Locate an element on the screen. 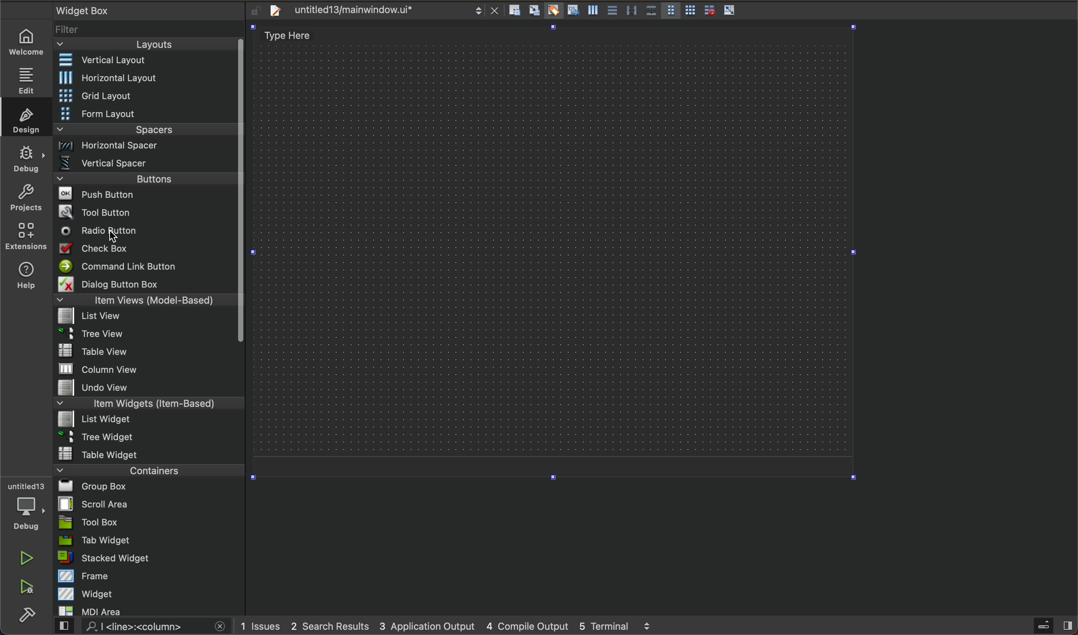 The image size is (1078, 635). logs is located at coordinates (460, 626).